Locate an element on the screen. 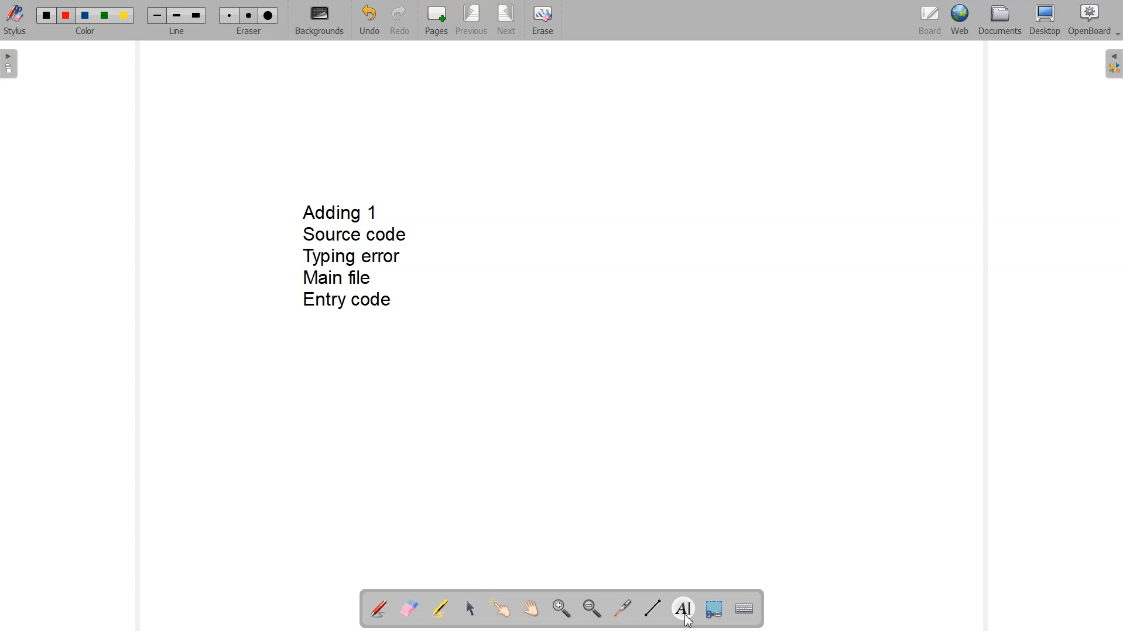  Select and modify objects is located at coordinates (470, 608).